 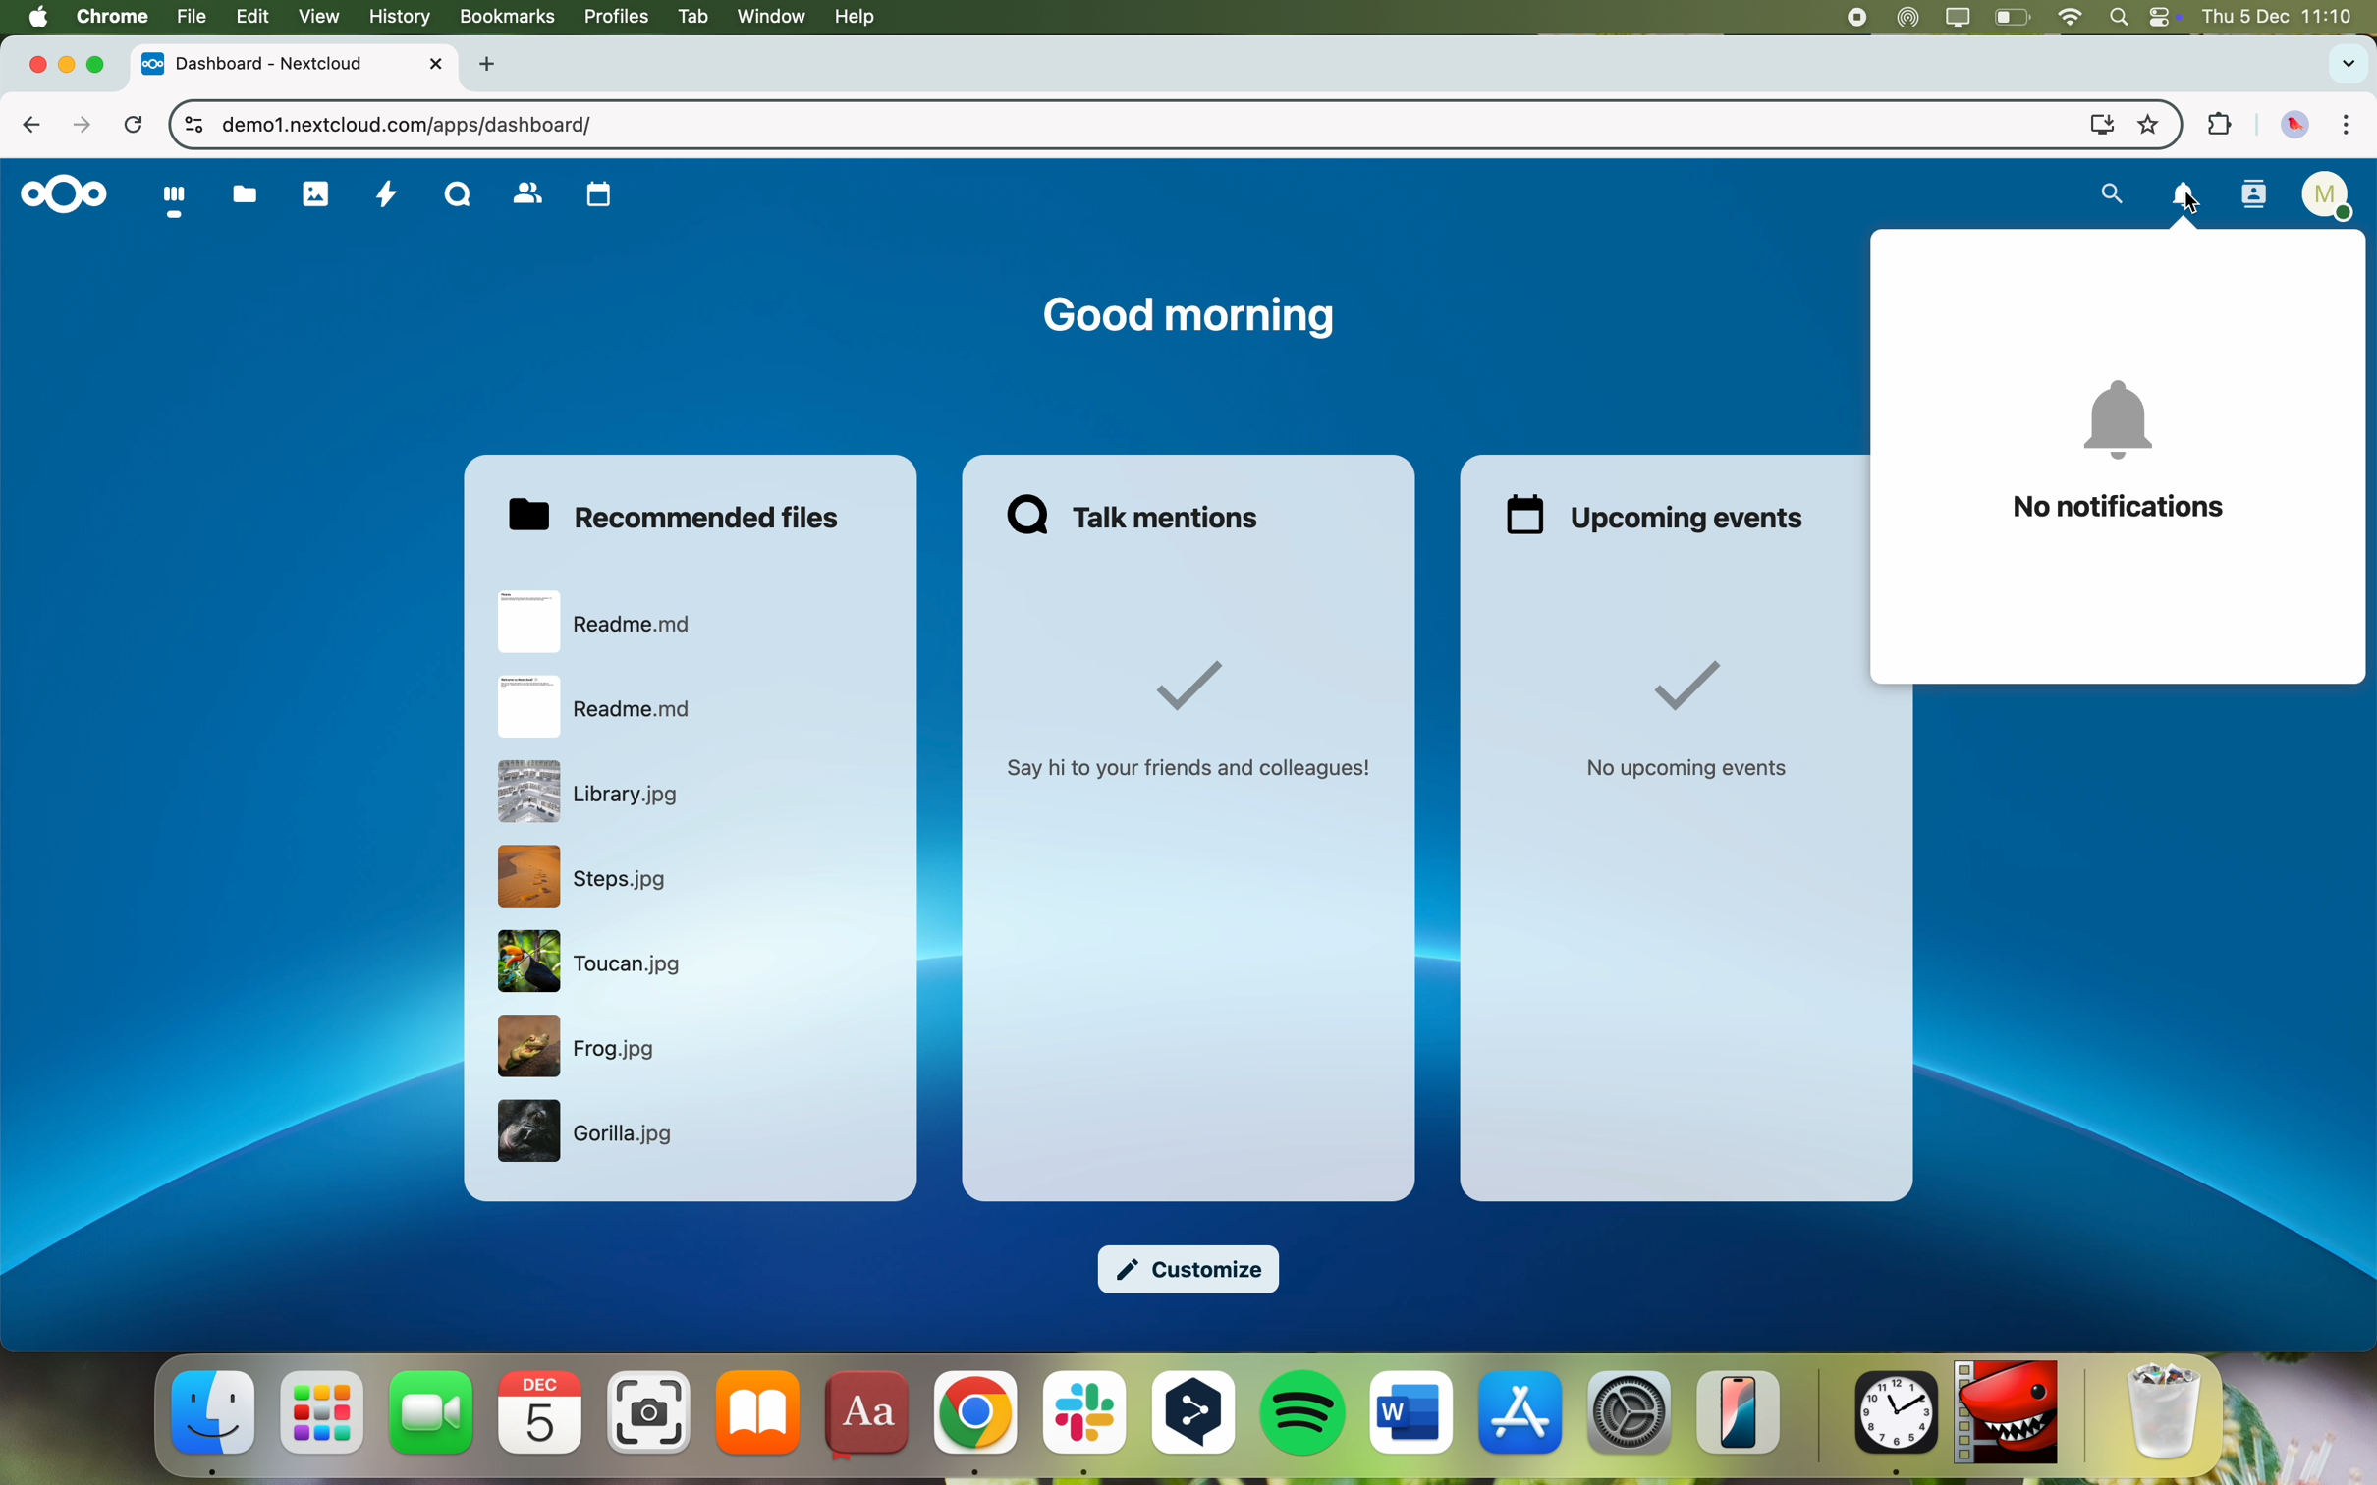 I want to click on file, so click(x=591, y=1134).